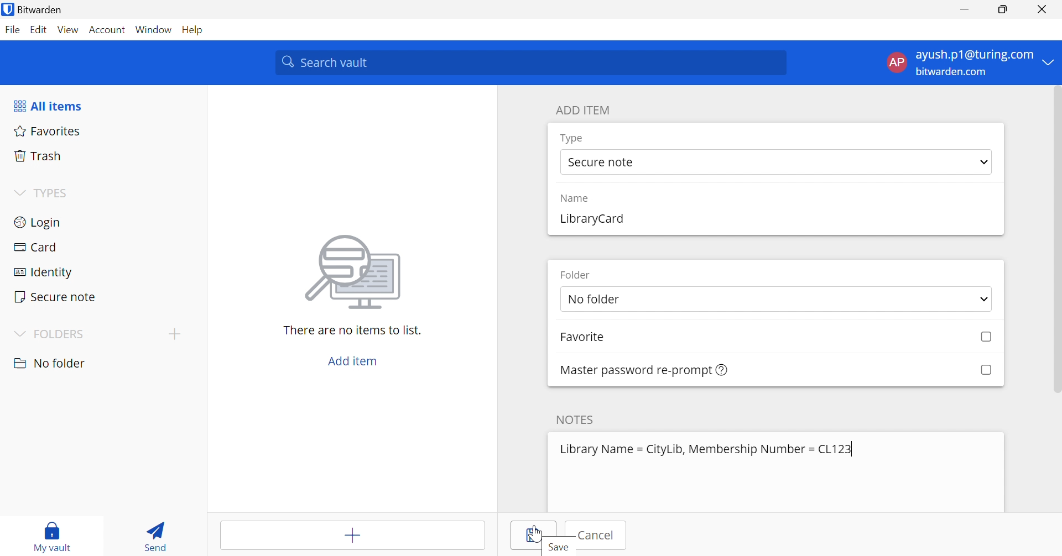  Describe the element at coordinates (530, 62) in the screenshot. I see `Search vault` at that location.